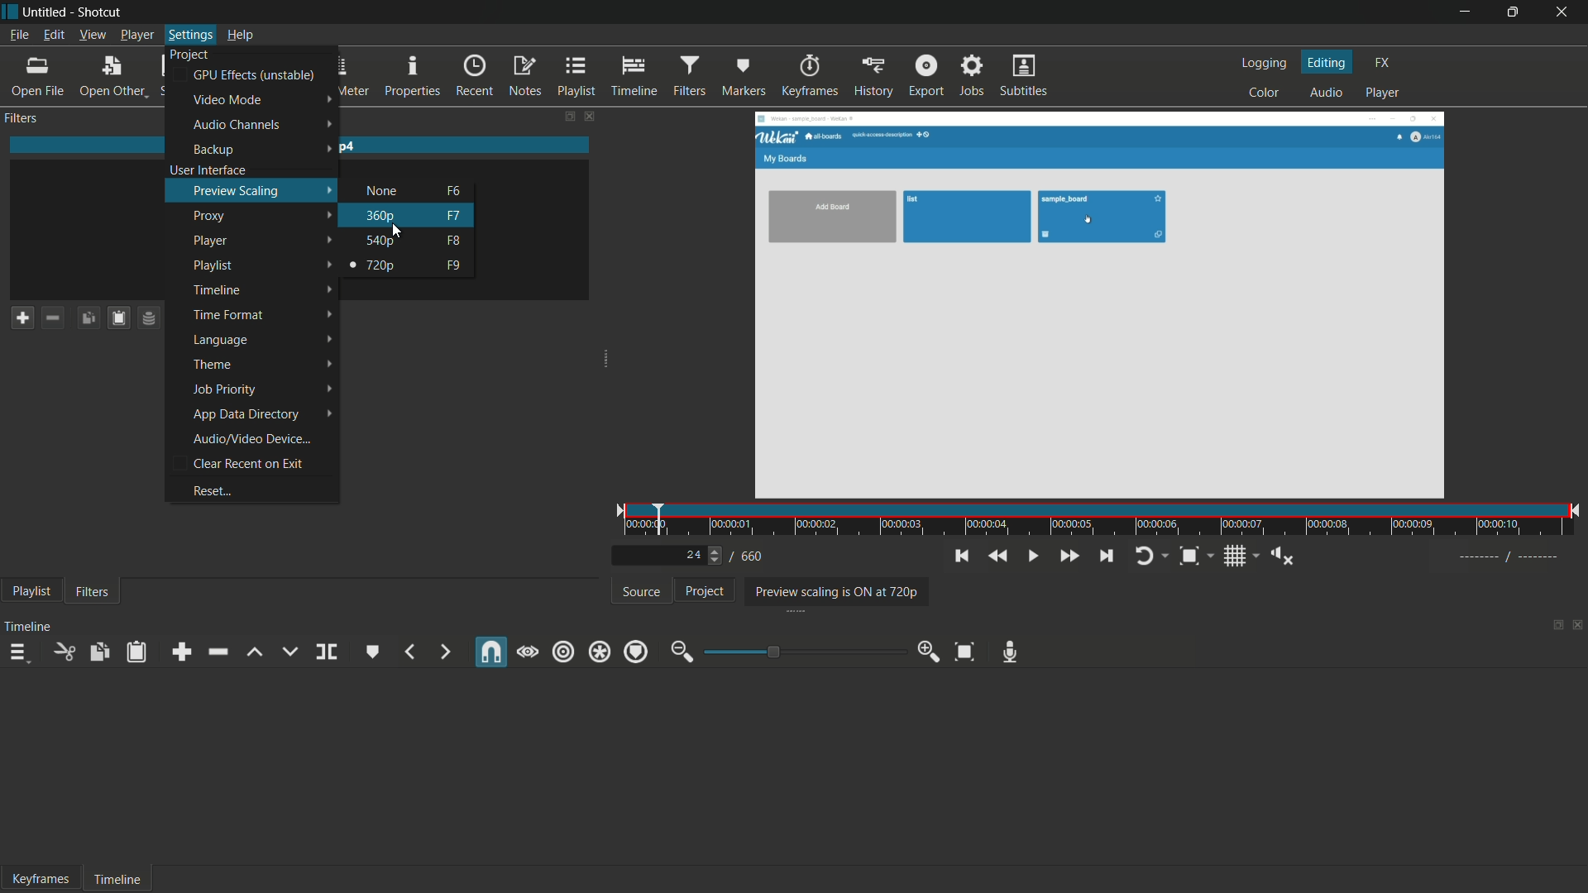  I want to click on playlist, so click(28, 593).